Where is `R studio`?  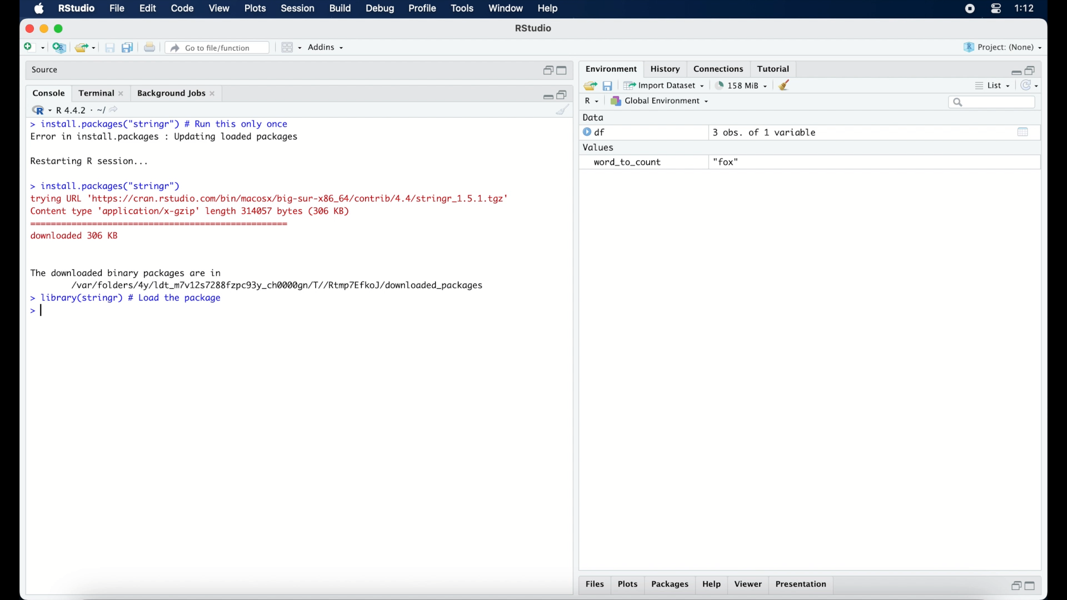 R studio is located at coordinates (533, 28).